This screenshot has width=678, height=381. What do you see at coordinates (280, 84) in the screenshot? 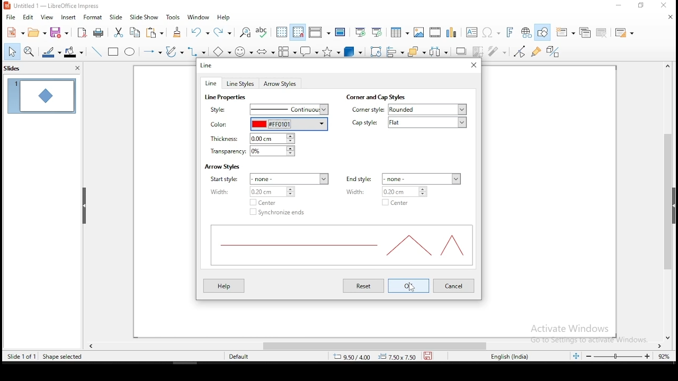
I see `arrow styles` at bounding box center [280, 84].